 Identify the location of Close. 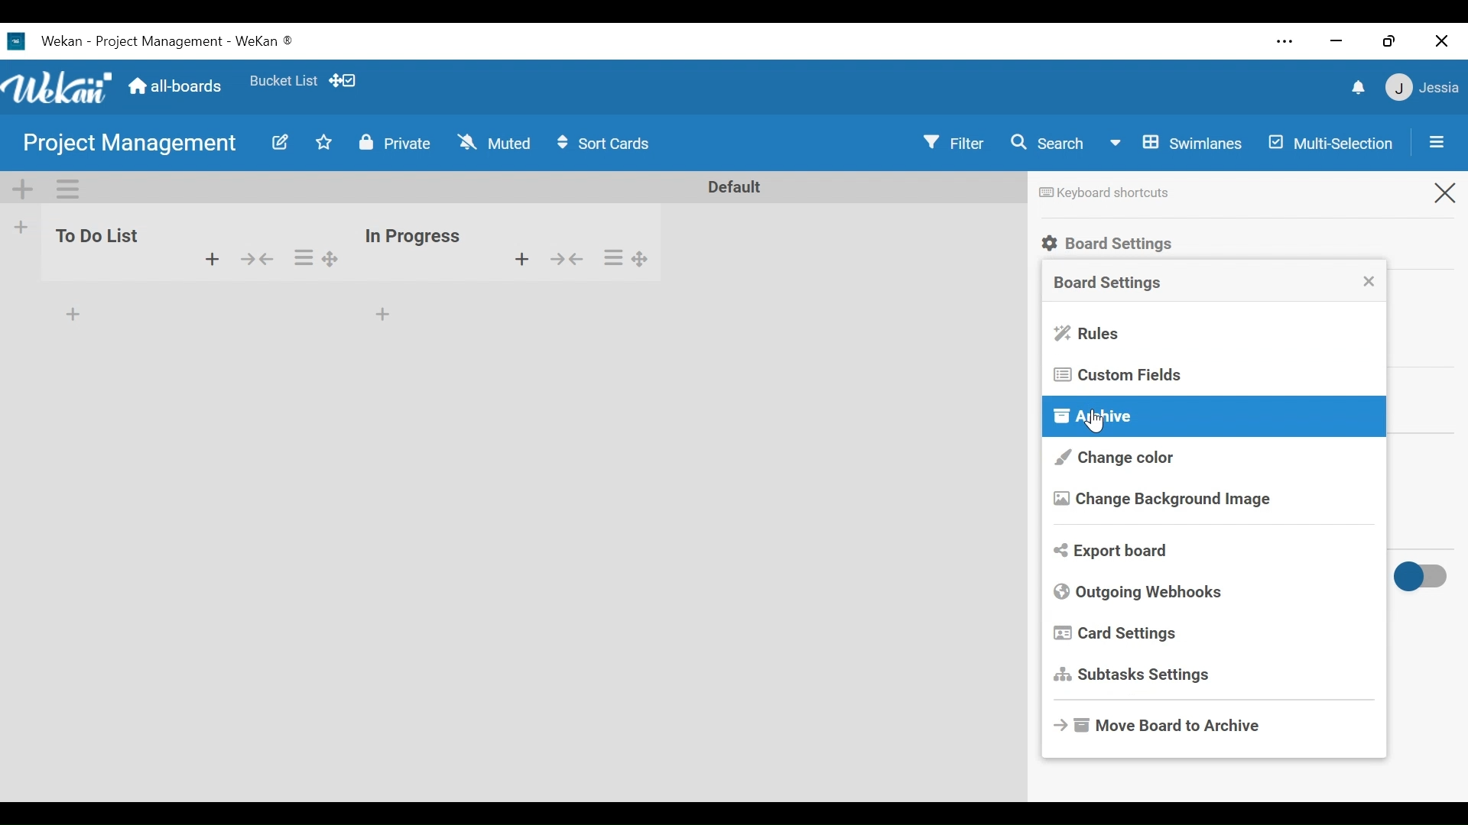
(1369, 280).